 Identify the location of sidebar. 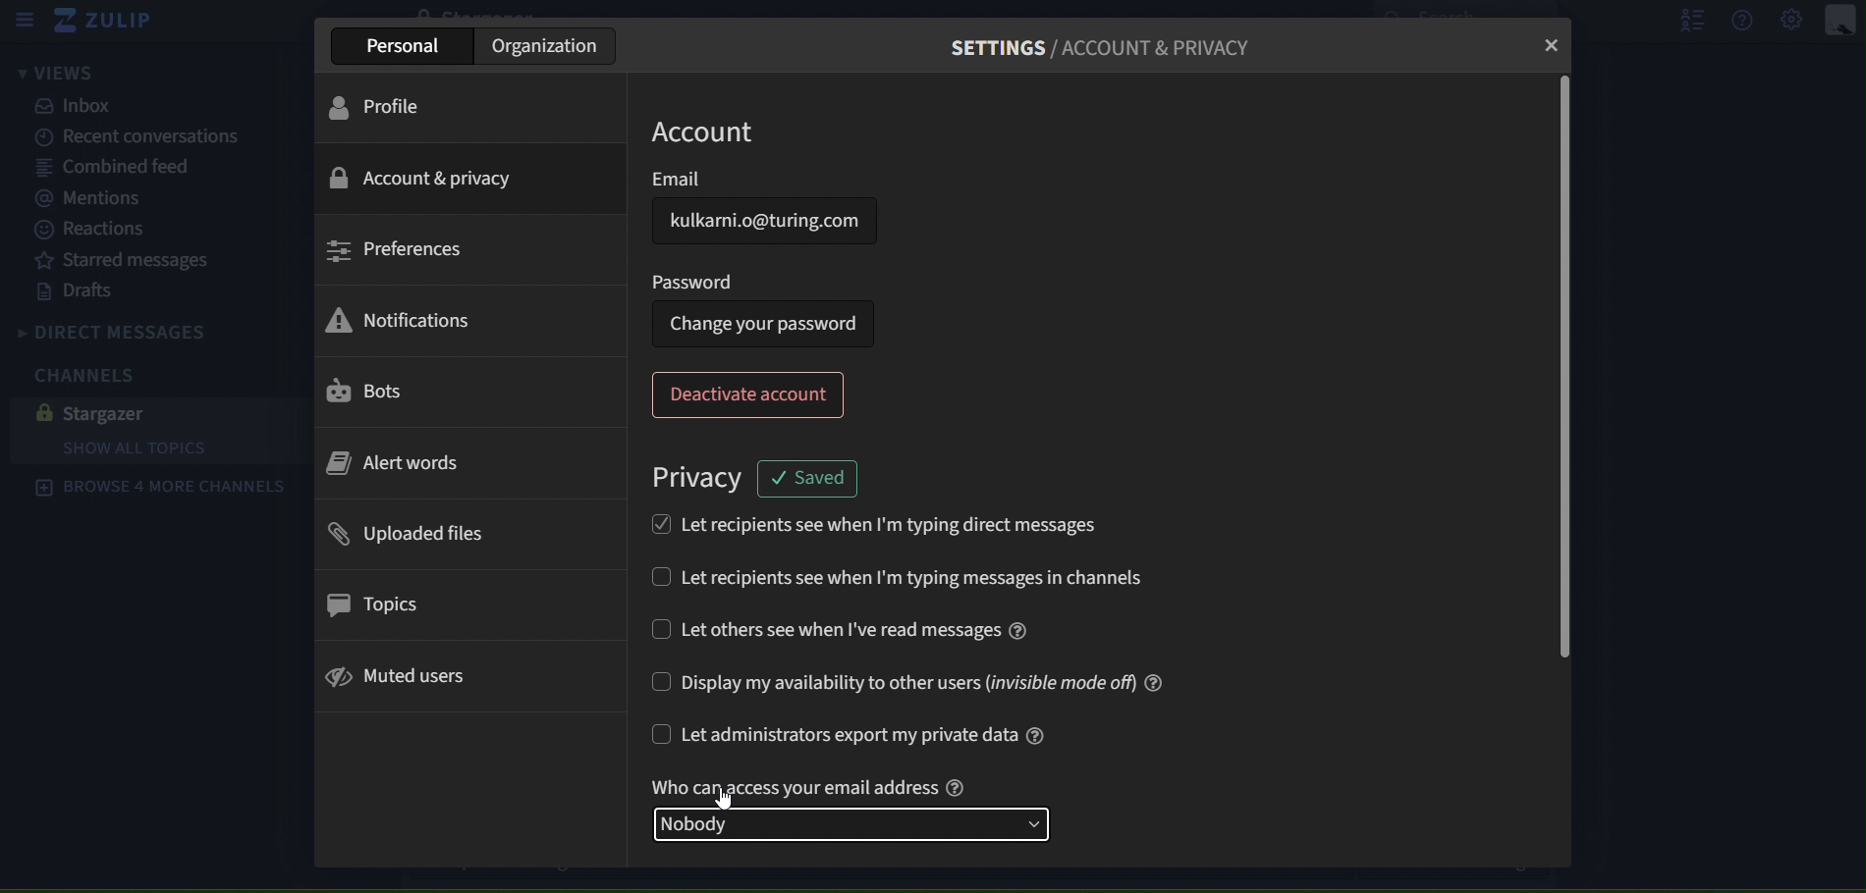
(24, 21).